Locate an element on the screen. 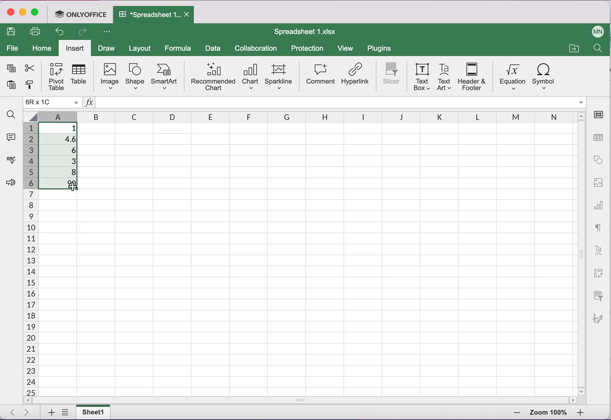 This screenshot has height=420, width=611. 90 is located at coordinates (60, 184).